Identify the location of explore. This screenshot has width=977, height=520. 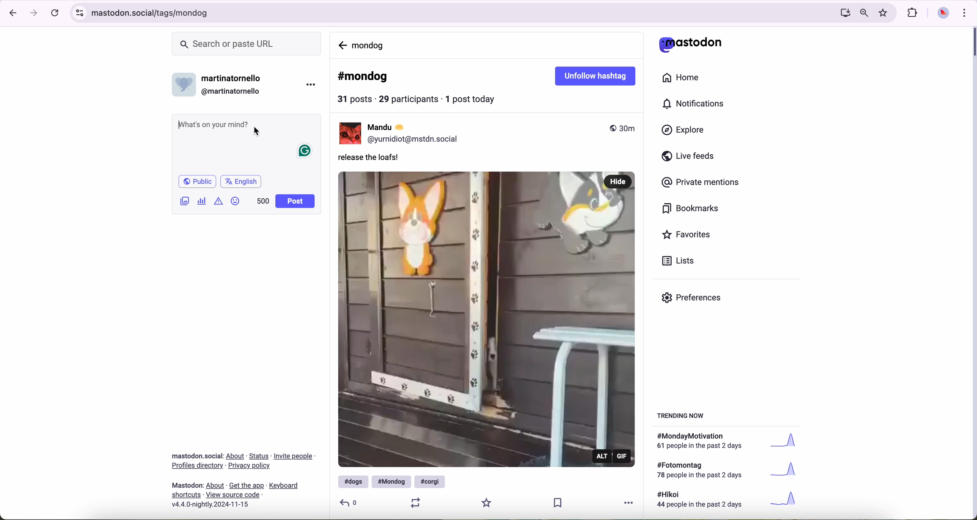
(685, 130).